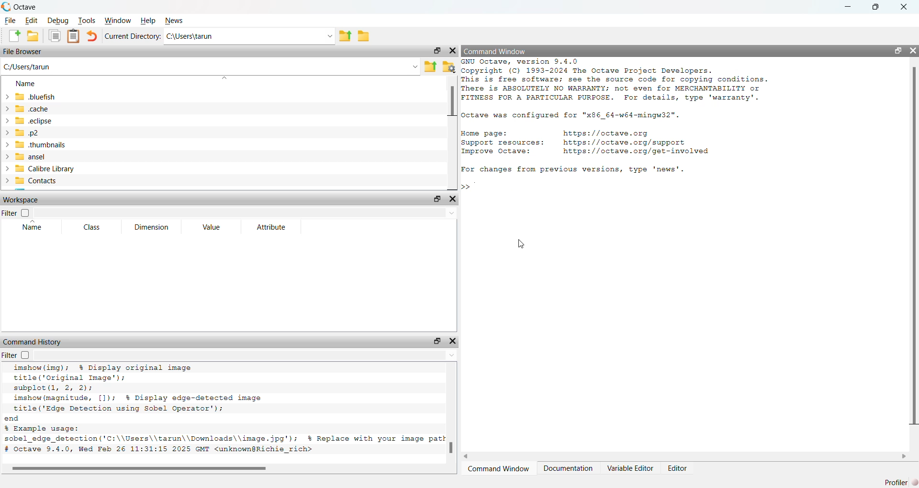  What do you see at coordinates (26, 84) in the screenshot?
I see `Name` at bounding box center [26, 84].